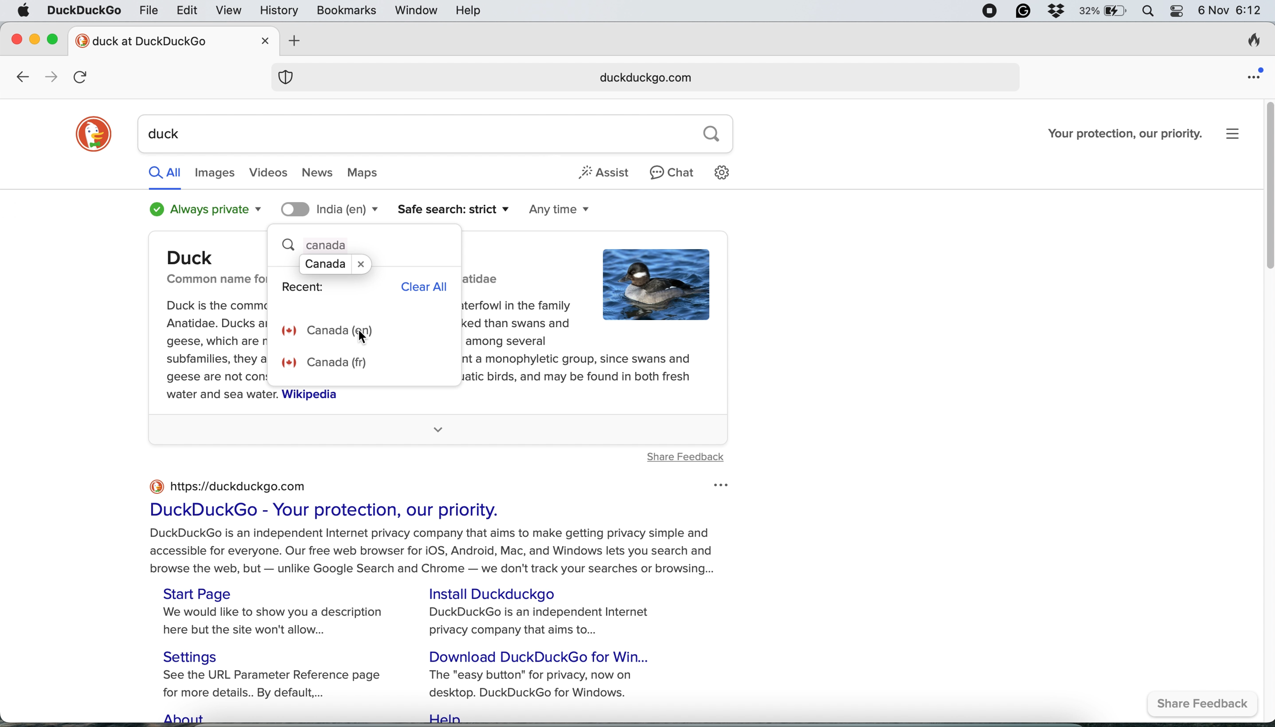  Describe the element at coordinates (363, 337) in the screenshot. I see `cursor` at that location.